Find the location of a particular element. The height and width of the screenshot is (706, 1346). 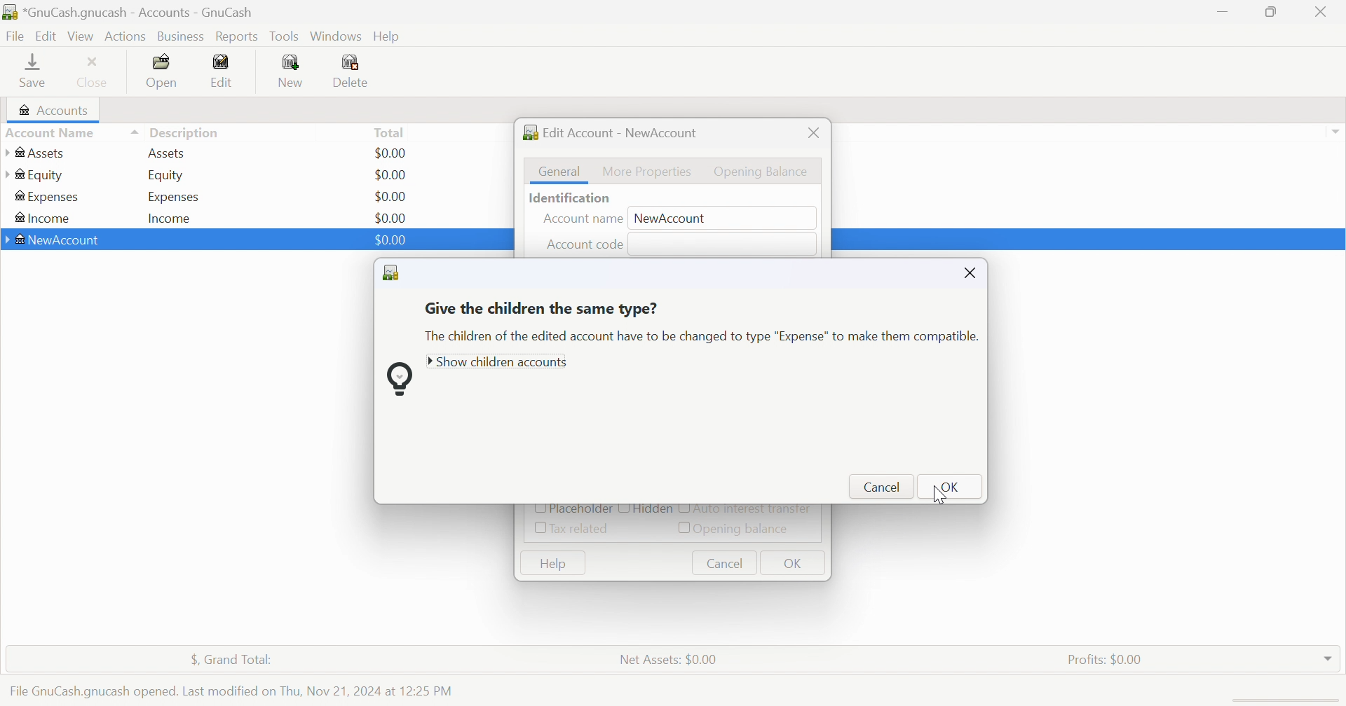

$0.00 is located at coordinates (390, 240).